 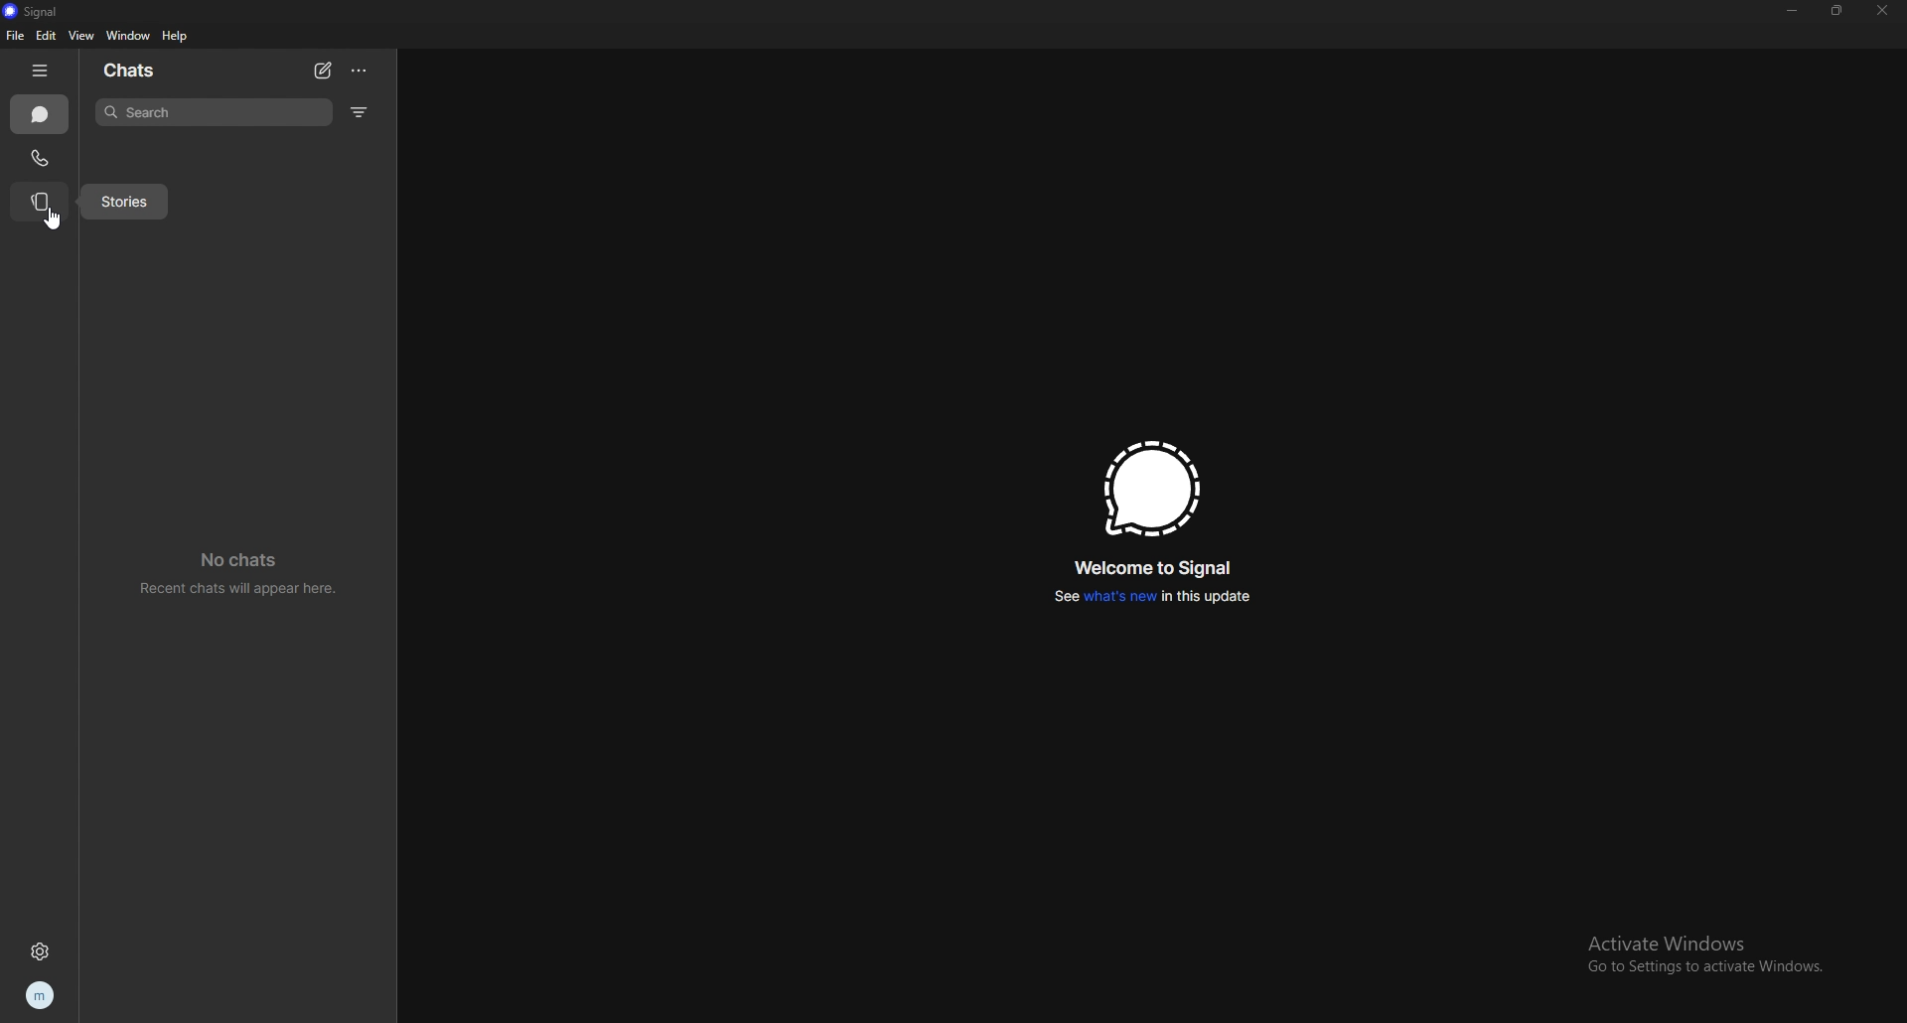 I want to click on file, so click(x=15, y=36).